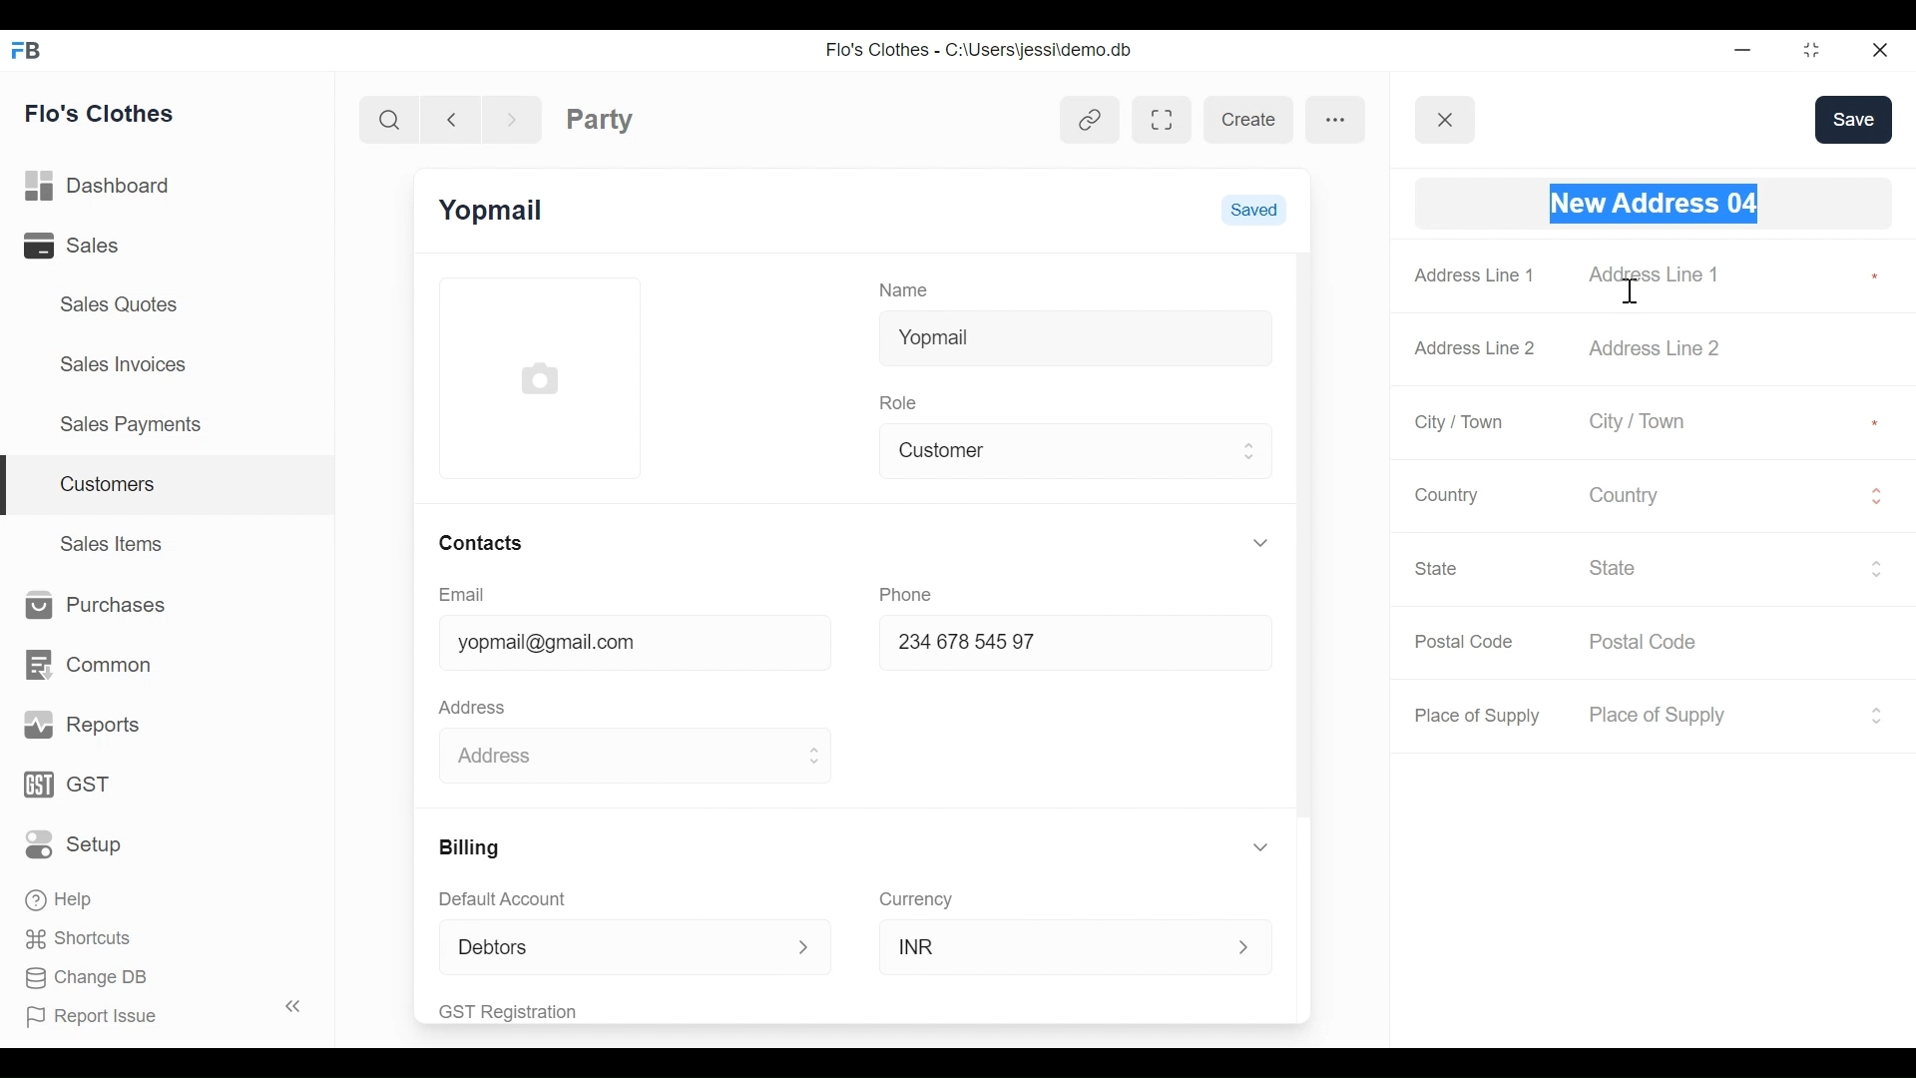  I want to click on State, so click(1721, 567).